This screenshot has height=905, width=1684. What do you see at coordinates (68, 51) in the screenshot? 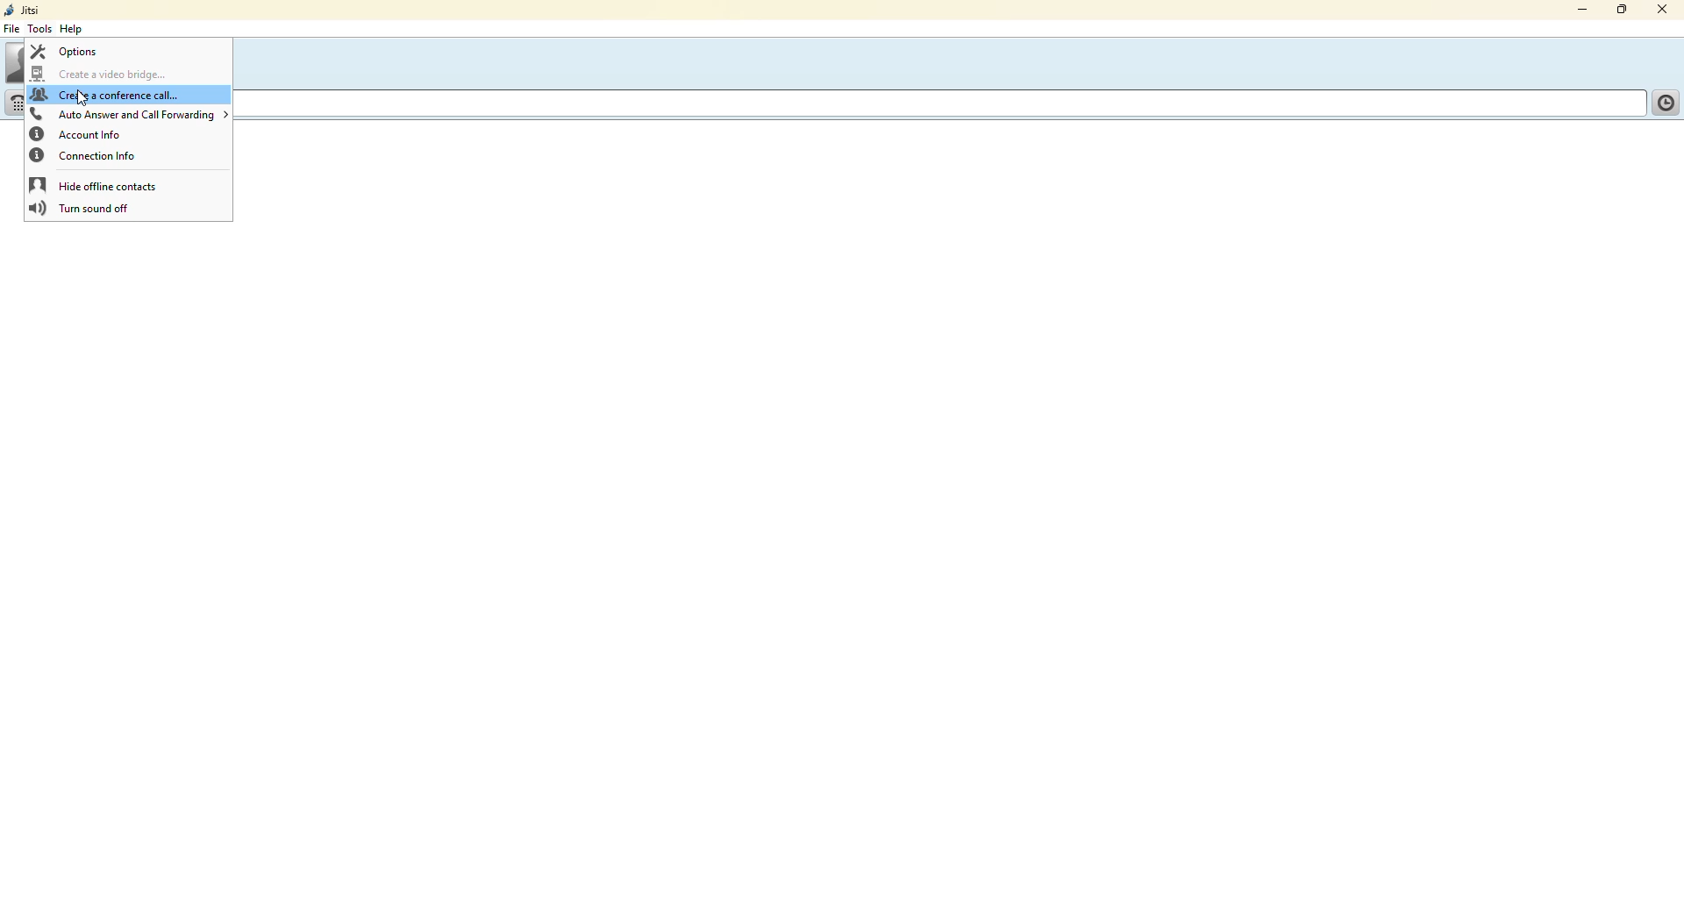
I see `options` at bounding box center [68, 51].